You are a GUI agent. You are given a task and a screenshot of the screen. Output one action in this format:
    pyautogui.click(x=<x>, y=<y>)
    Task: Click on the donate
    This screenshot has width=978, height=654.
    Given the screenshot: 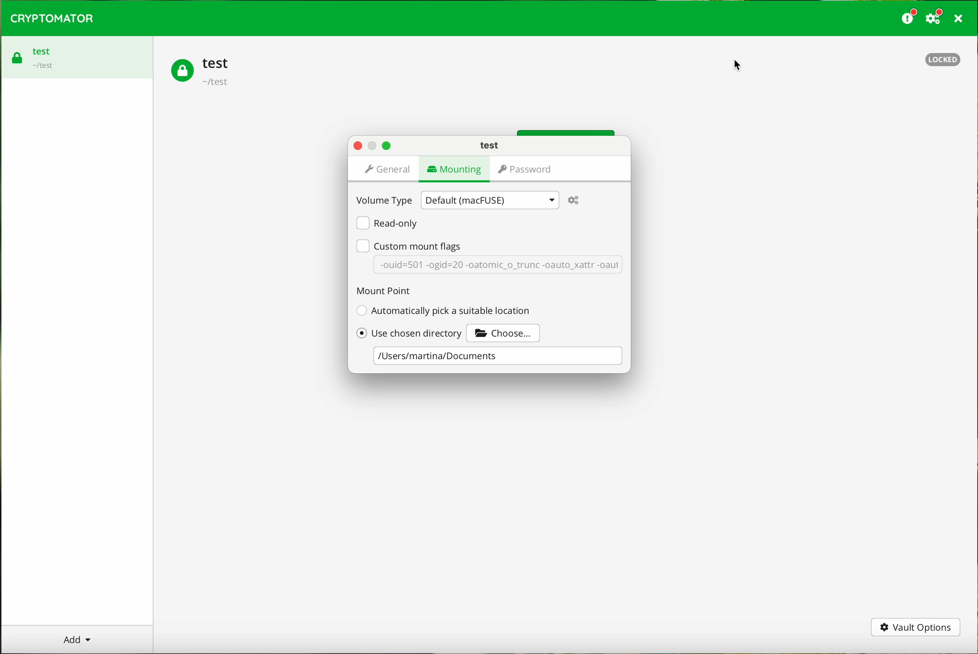 What is the action you would take?
    pyautogui.click(x=908, y=18)
    